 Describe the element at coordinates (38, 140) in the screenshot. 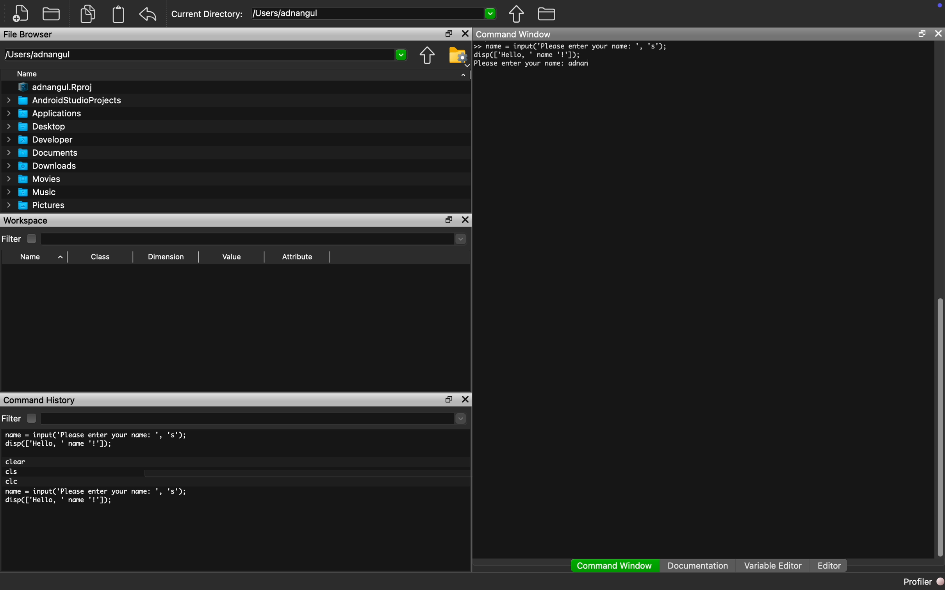

I see `Developer` at that location.